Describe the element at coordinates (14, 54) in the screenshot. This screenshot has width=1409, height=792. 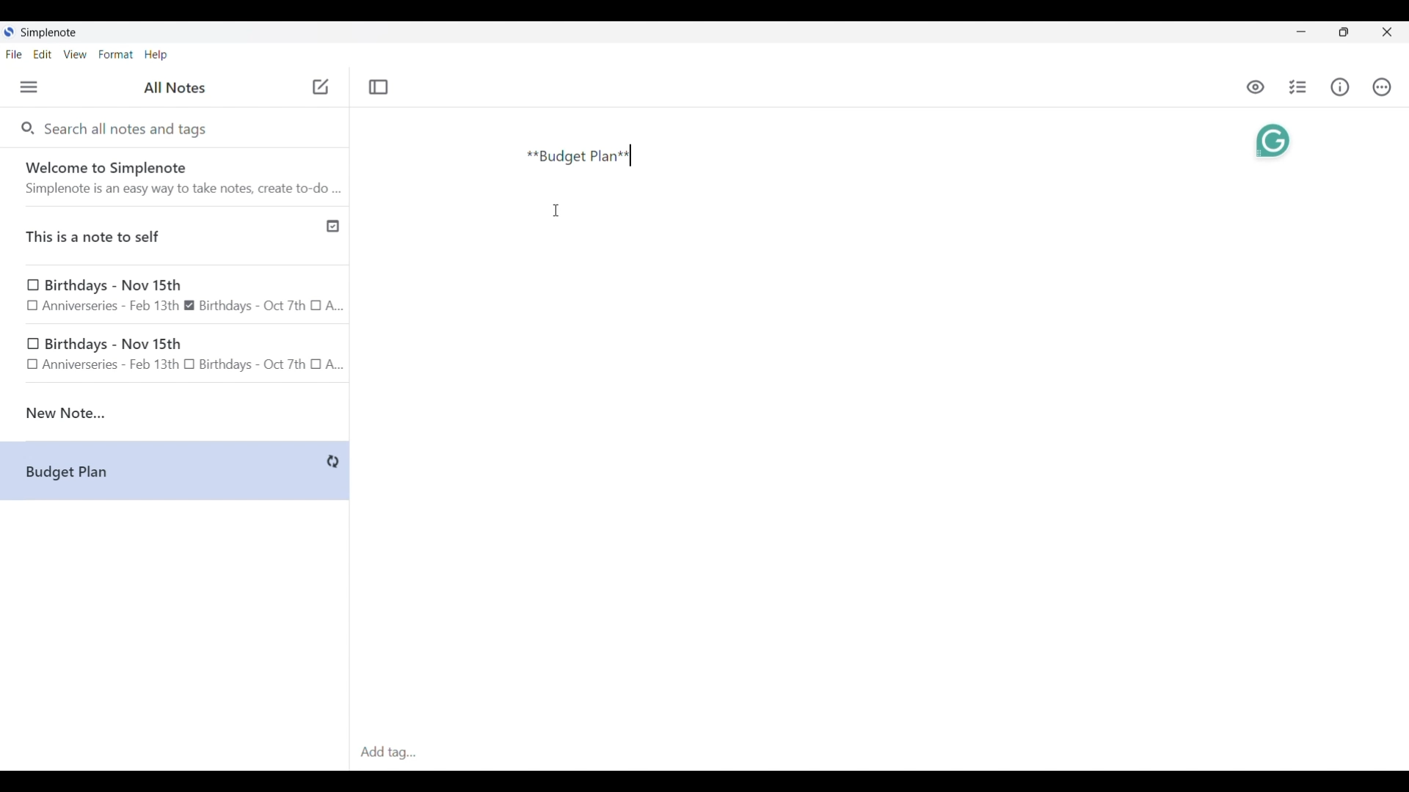
I see `File menu` at that location.